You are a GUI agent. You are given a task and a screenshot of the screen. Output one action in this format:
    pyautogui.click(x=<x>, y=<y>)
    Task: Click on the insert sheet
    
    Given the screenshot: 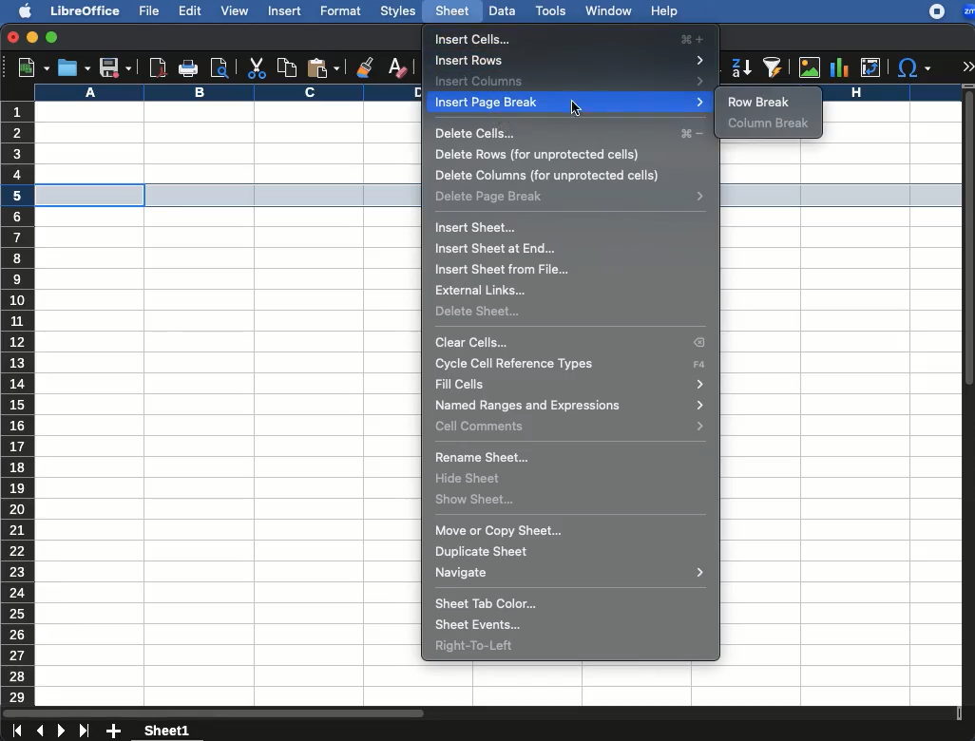 What is the action you would take?
    pyautogui.click(x=478, y=228)
    